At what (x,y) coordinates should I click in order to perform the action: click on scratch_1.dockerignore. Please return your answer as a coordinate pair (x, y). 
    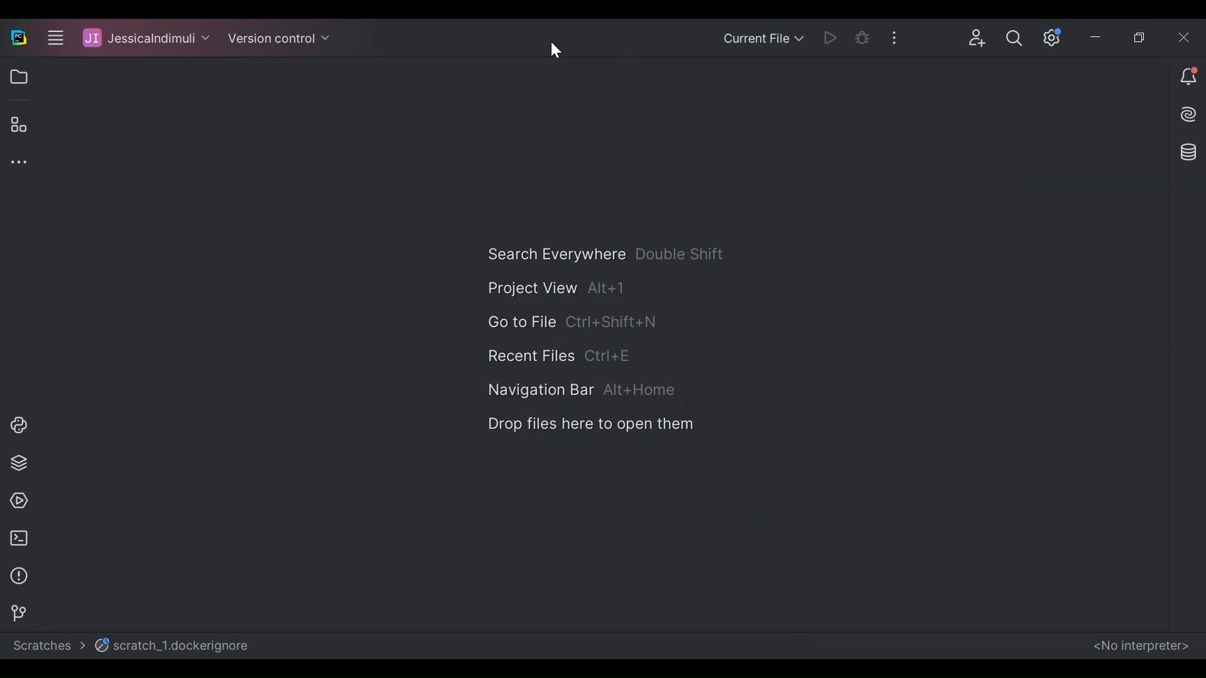
    Looking at the image, I should click on (177, 646).